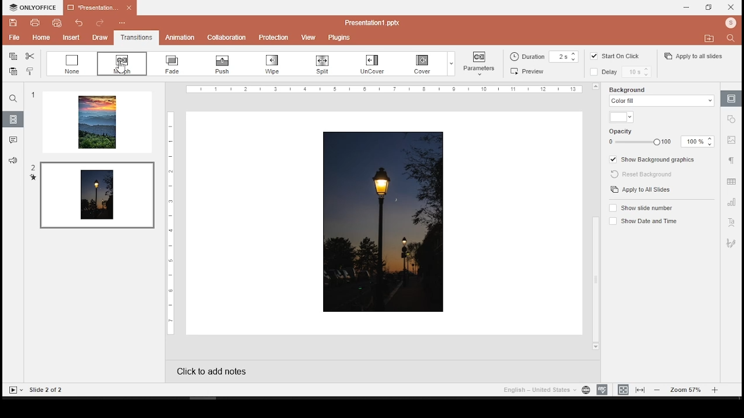  What do you see at coordinates (732, 160) in the screenshot?
I see `paragraph settings` at bounding box center [732, 160].